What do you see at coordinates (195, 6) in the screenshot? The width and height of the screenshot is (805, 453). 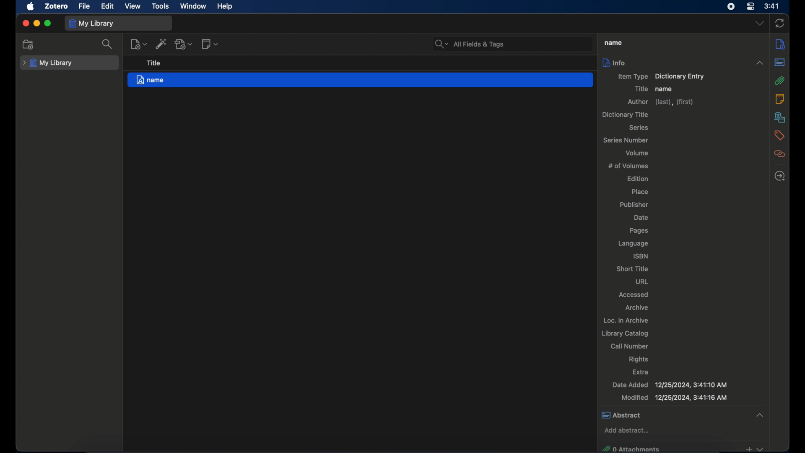 I see `window` at bounding box center [195, 6].